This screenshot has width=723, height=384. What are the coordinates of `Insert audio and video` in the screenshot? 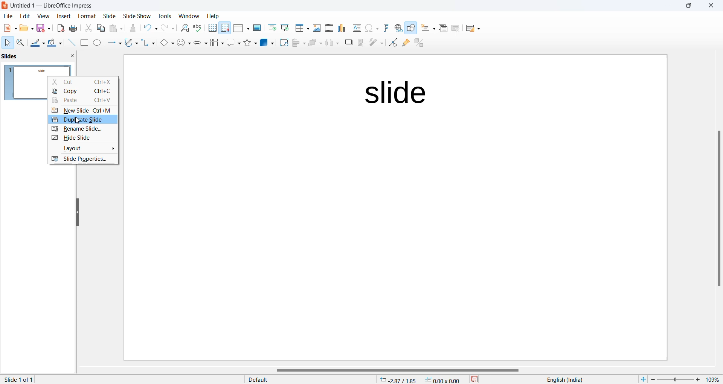 It's located at (328, 27).